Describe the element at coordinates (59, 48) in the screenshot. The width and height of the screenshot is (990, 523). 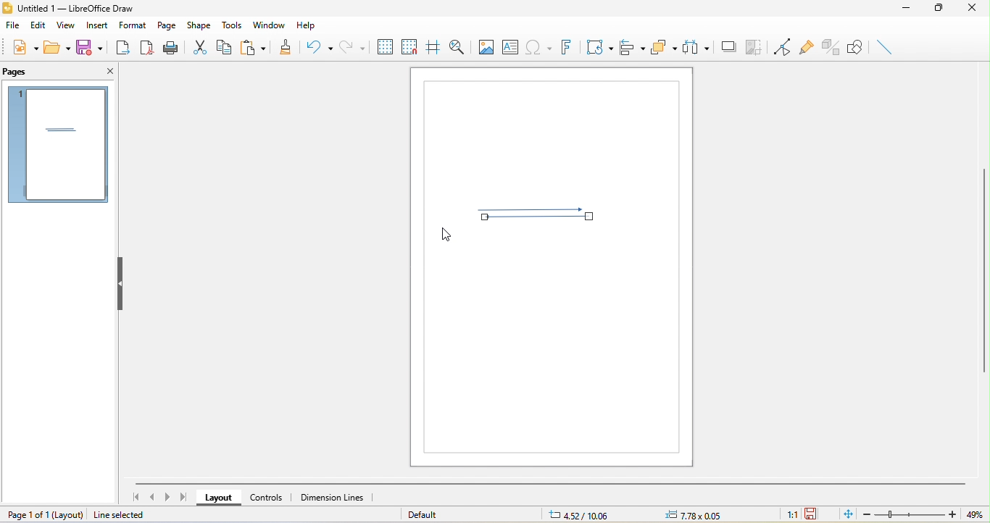
I see `open` at that location.